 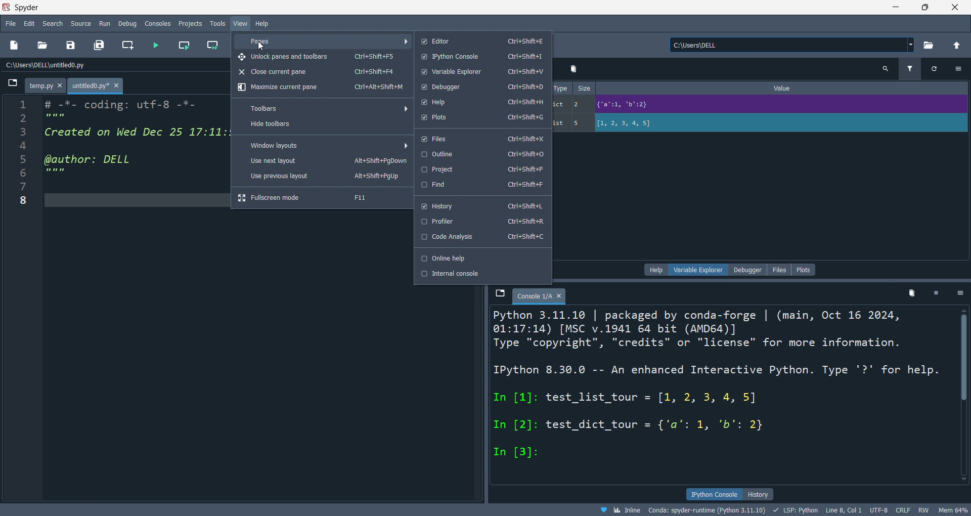 What do you see at coordinates (129, 23) in the screenshot?
I see `debug` at bounding box center [129, 23].